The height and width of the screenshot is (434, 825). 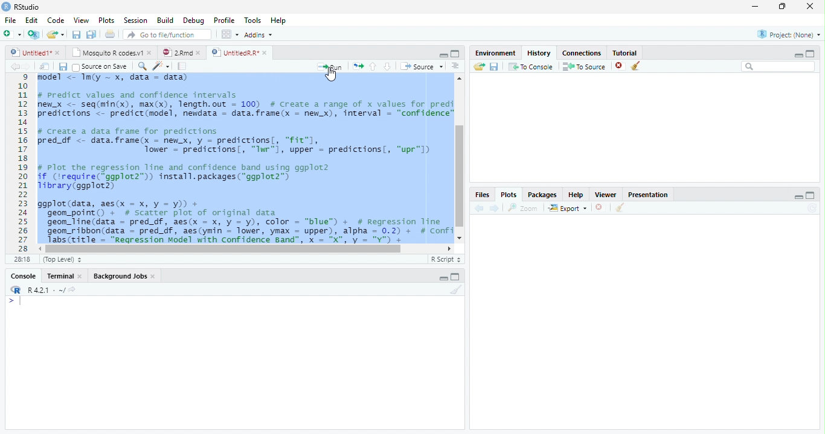 What do you see at coordinates (9, 301) in the screenshot?
I see `>` at bounding box center [9, 301].